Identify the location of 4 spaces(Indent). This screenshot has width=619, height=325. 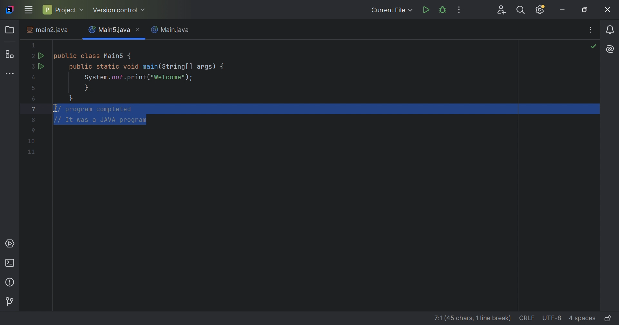
(582, 318).